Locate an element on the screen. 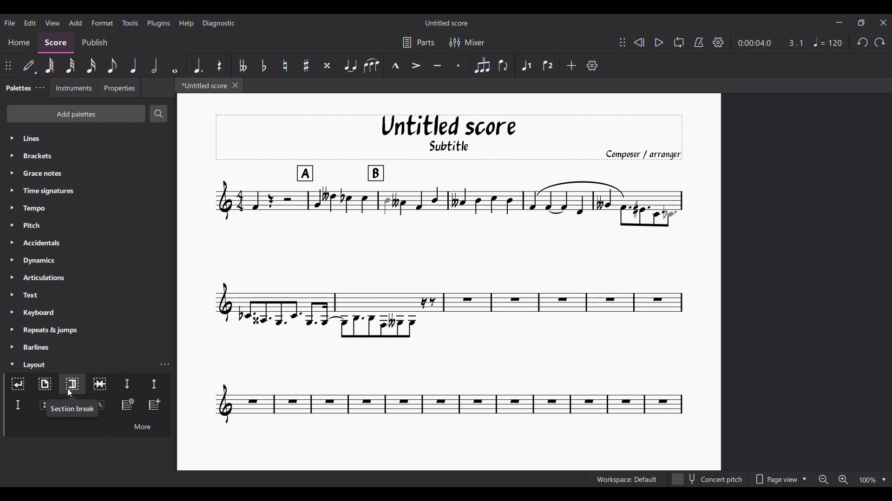 The height and width of the screenshot is (501, 892). Pitch is located at coordinates (88, 225).